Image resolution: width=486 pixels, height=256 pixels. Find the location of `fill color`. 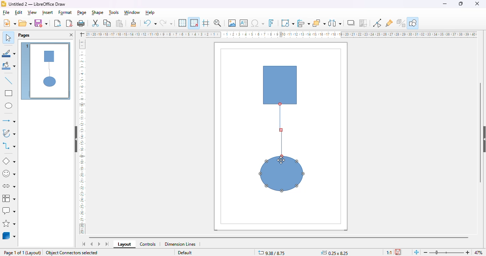

fill color is located at coordinates (9, 66).